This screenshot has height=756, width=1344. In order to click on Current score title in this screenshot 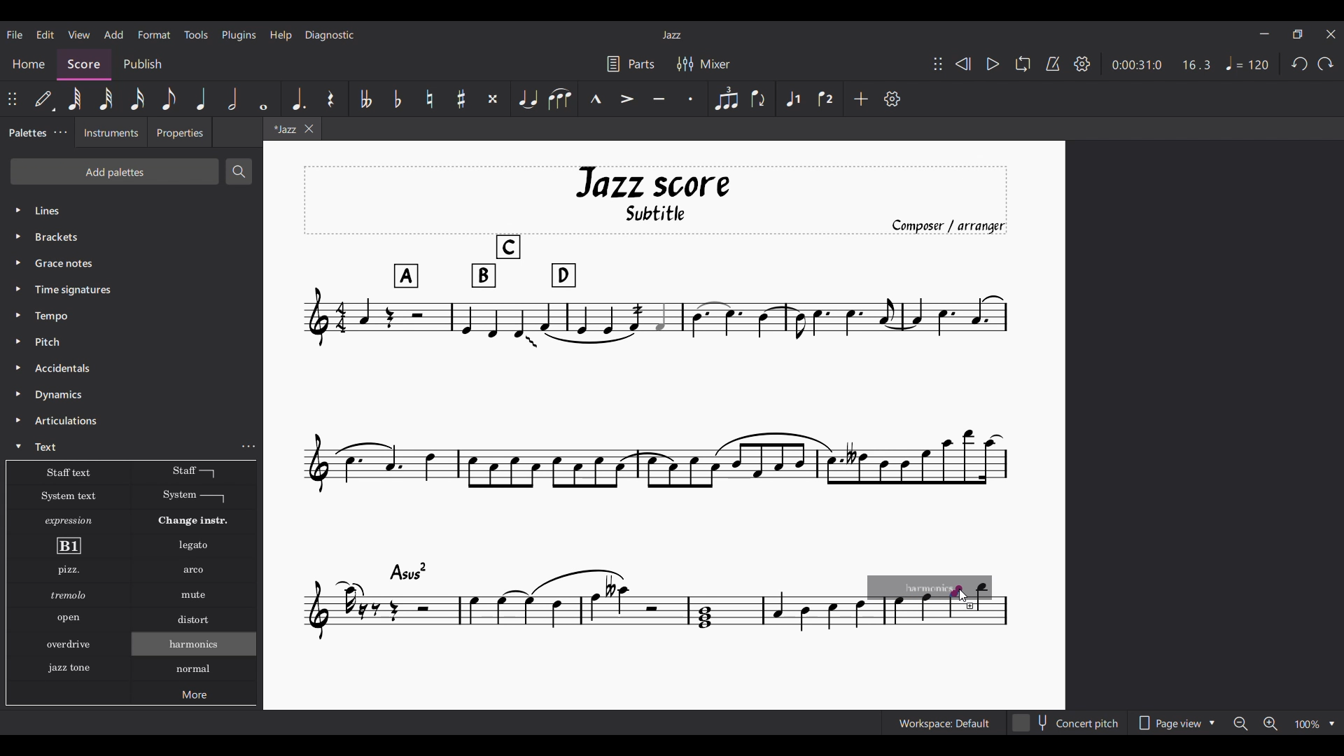, I will do `click(672, 35)`.